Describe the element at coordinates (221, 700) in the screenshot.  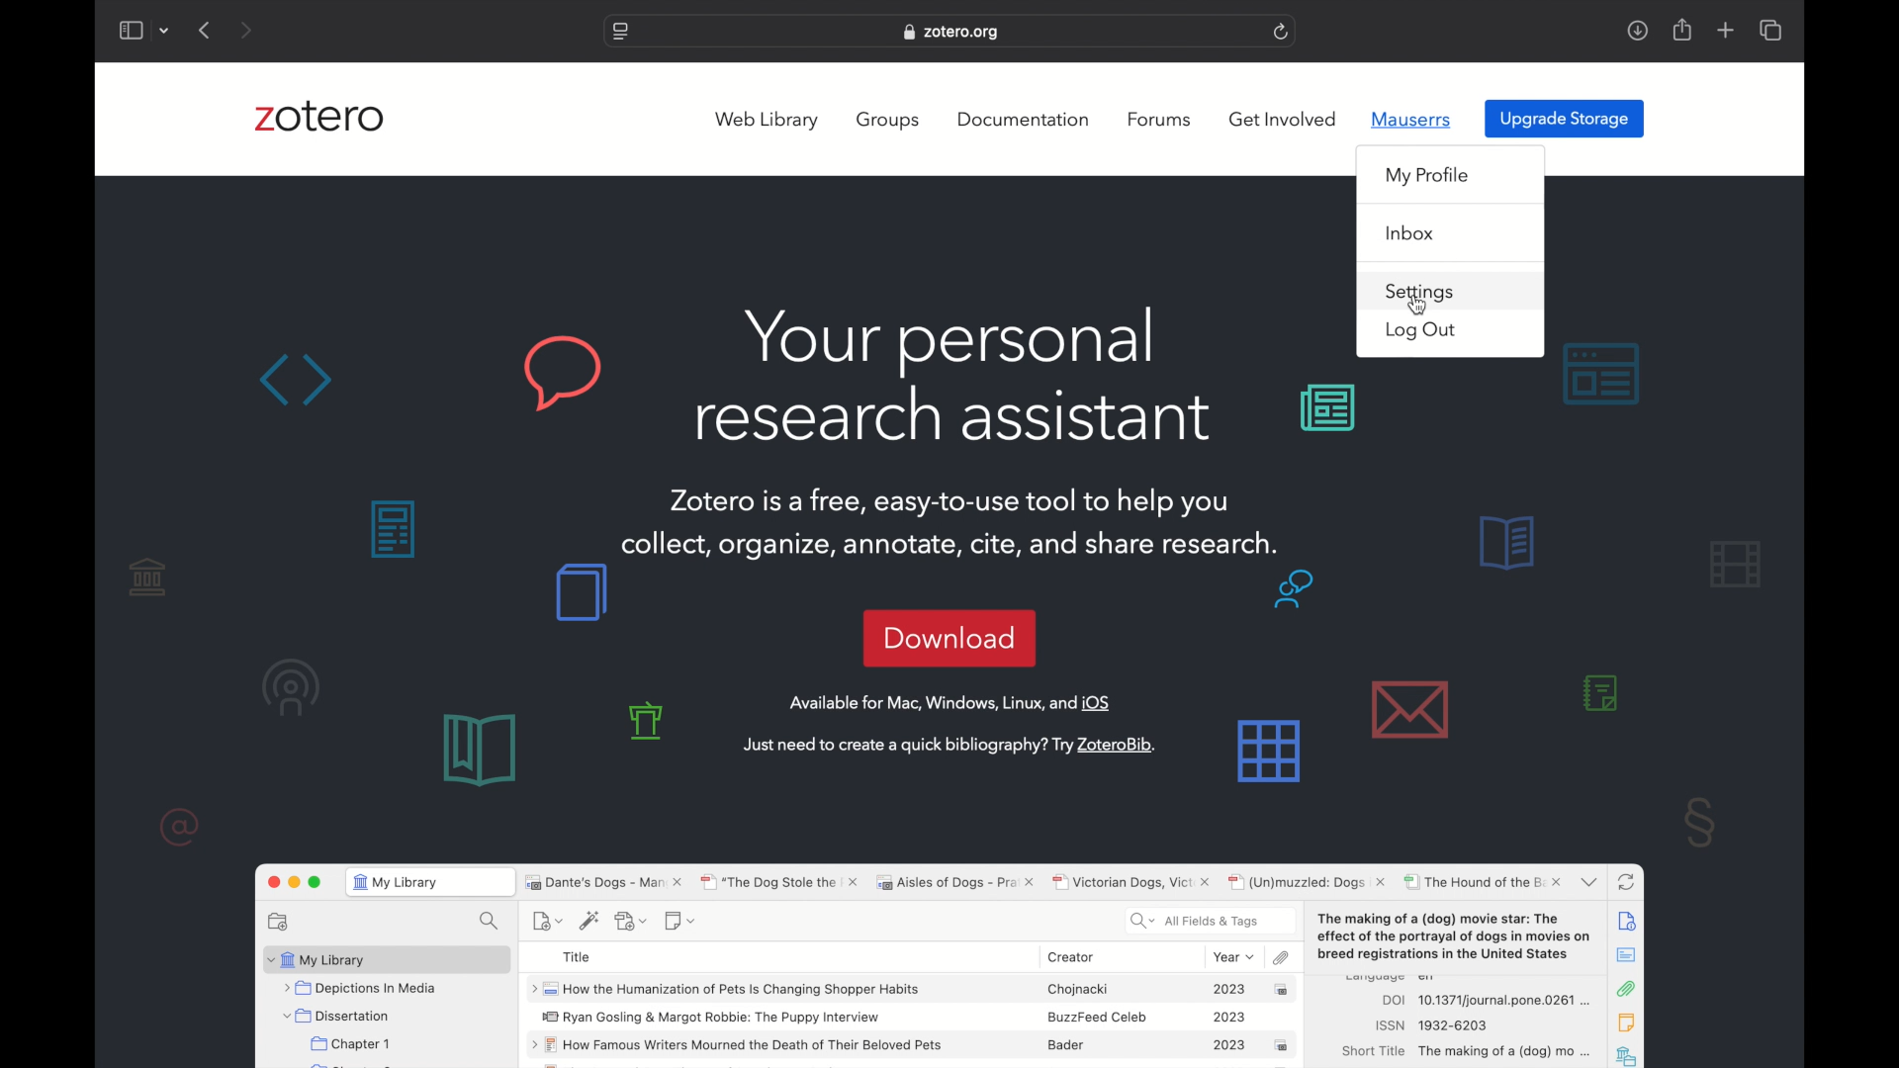
I see `background graphics` at that location.